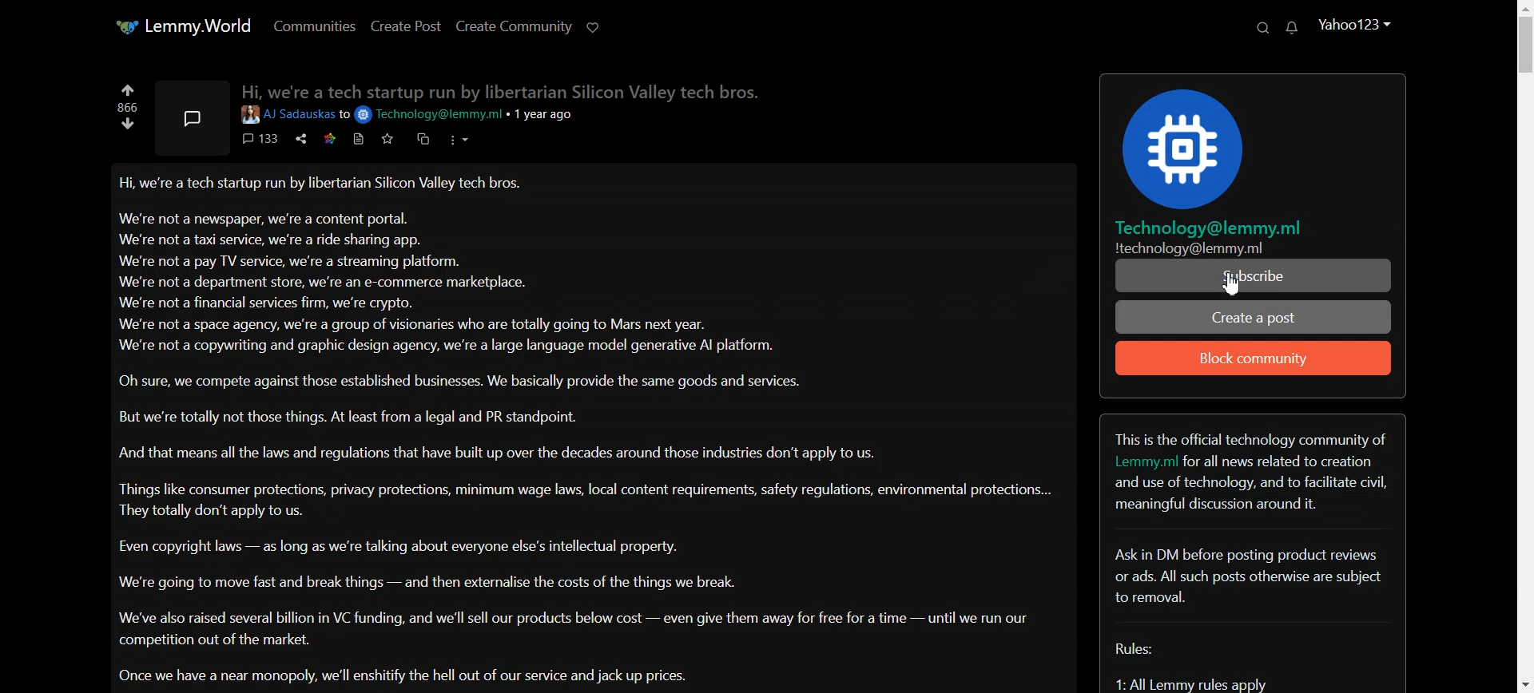  Describe the element at coordinates (1212, 665) in the screenshot. I see `Rules:
1: All Lemmy rules apply` at that location.